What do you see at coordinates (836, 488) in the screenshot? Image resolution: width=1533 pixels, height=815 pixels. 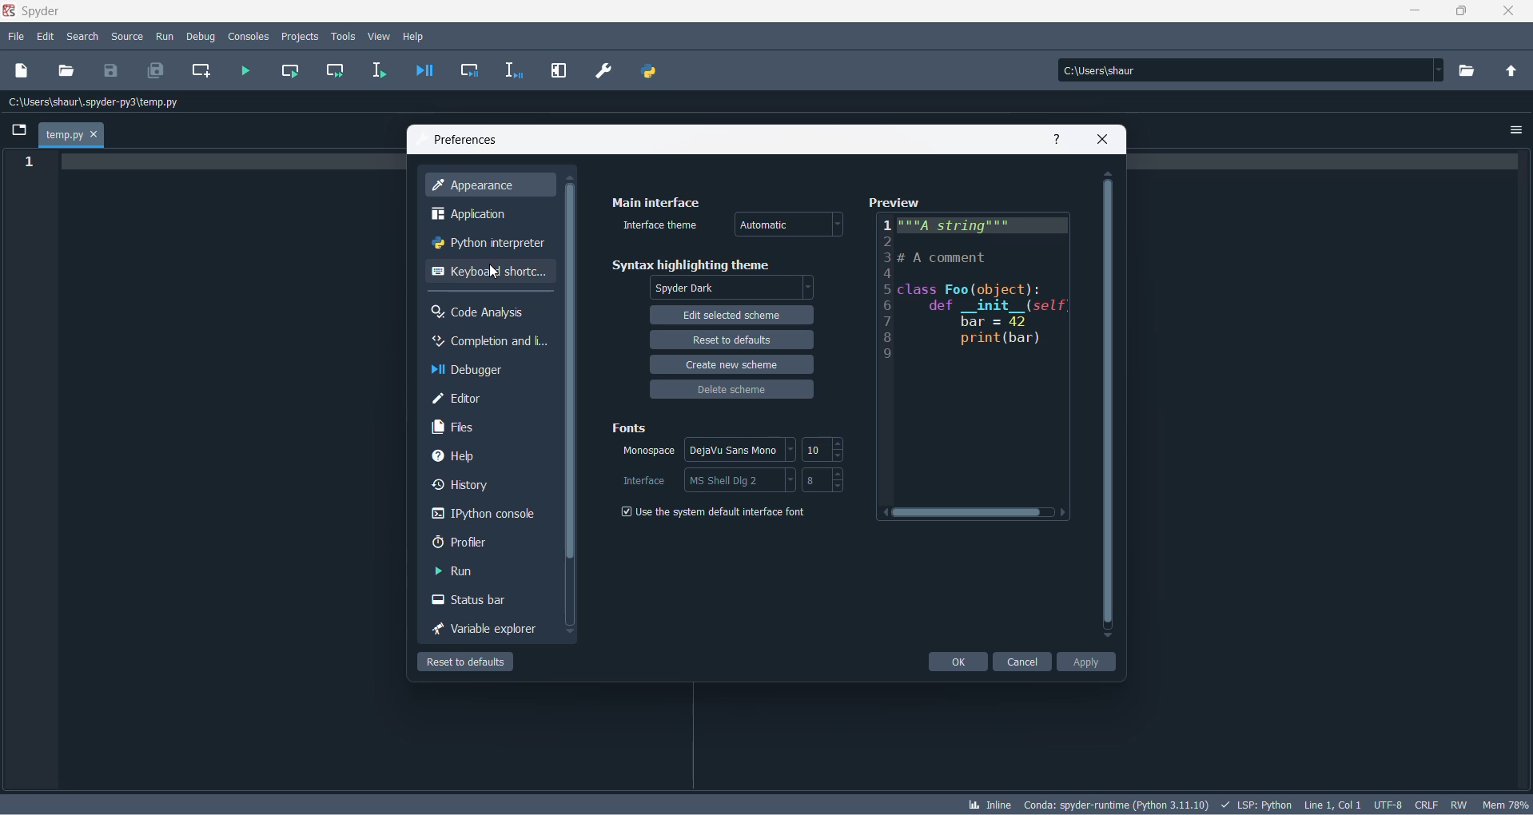 I see `decrement` at bounding box center [836, 488].